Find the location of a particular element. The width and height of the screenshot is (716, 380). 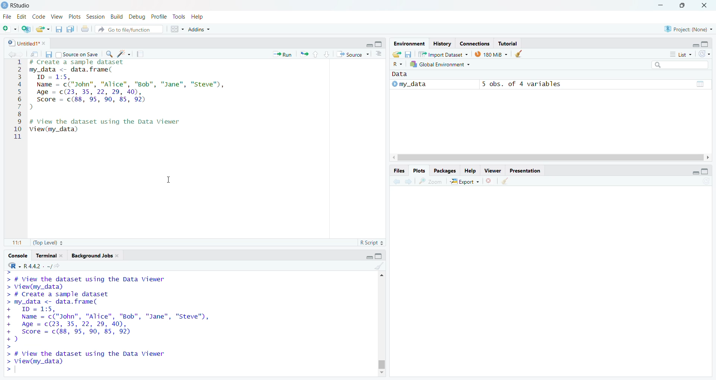

> # View the dataset using the Data Viewer
> View(my_data)

> # Create a sample dataset

> my_data <- data. frame(

+ ID = 1:5,

+ Name = c("John", "Alice", "Bob", "Jane", "Steve",
+ Age = c(23, 35, 22, 29, 40),

+ Score = c(88, 95, 90, 85, 92)

+)

>

> # View the dataset using the Data Viewer
> View(my_data)

> is located at coordinates (116, 322).